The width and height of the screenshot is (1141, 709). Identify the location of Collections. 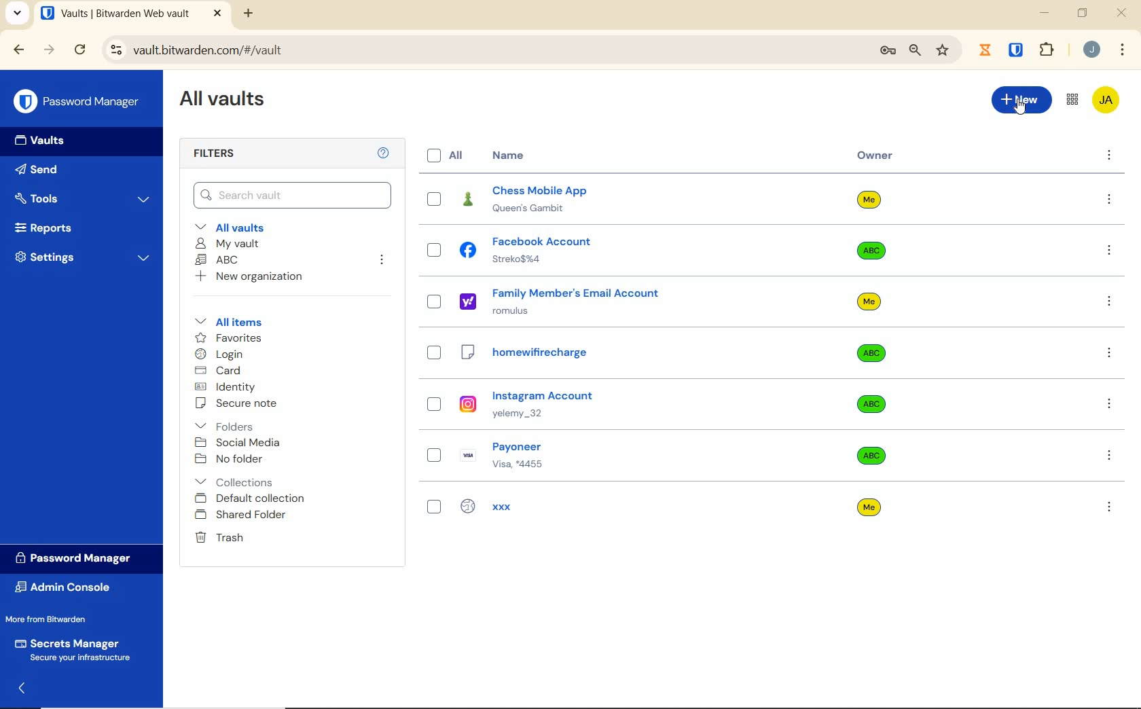
(237, 479).